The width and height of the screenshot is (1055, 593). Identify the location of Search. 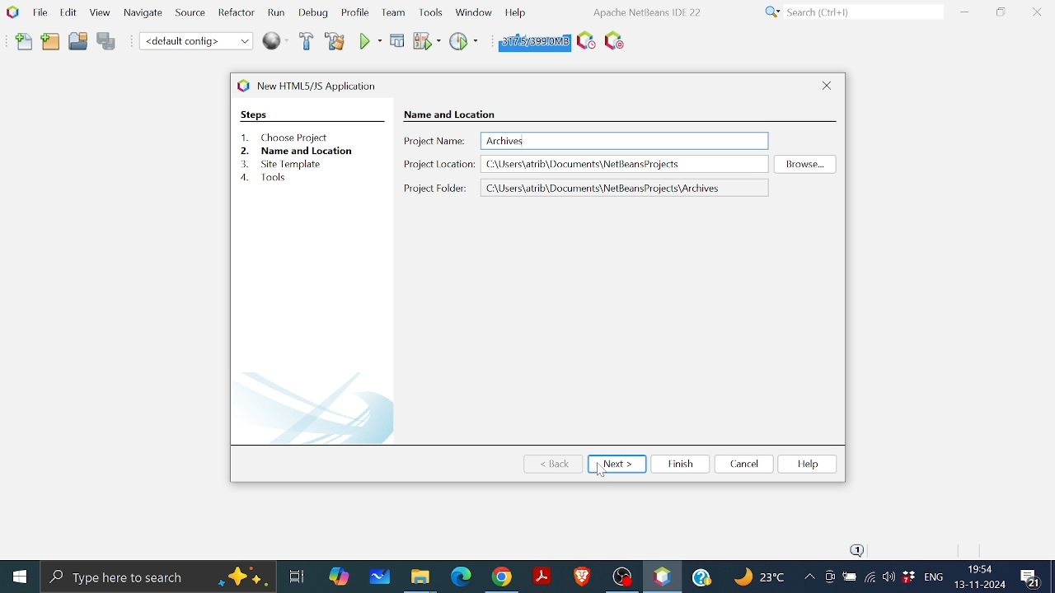
(851, 12).